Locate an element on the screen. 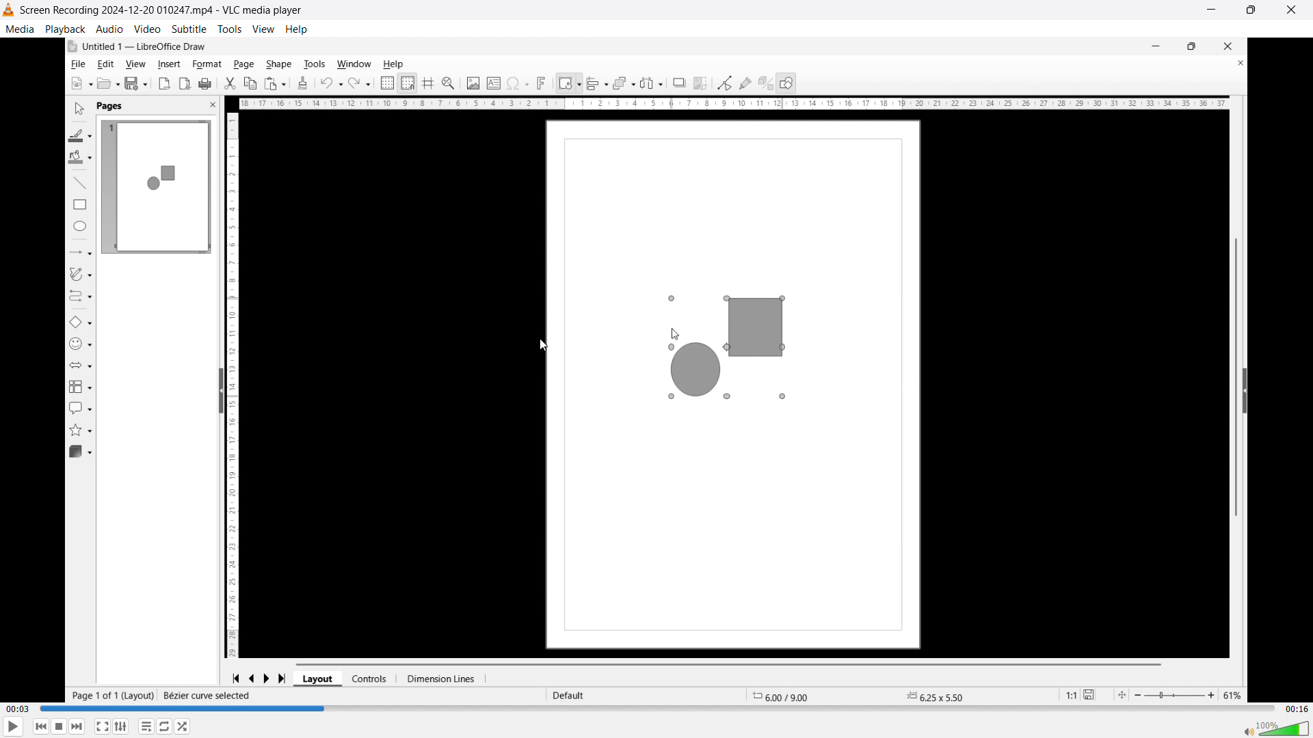 The height and width of the screenshot is (738, 1313). Backward or previous media  is located at coordinates (40, 726).